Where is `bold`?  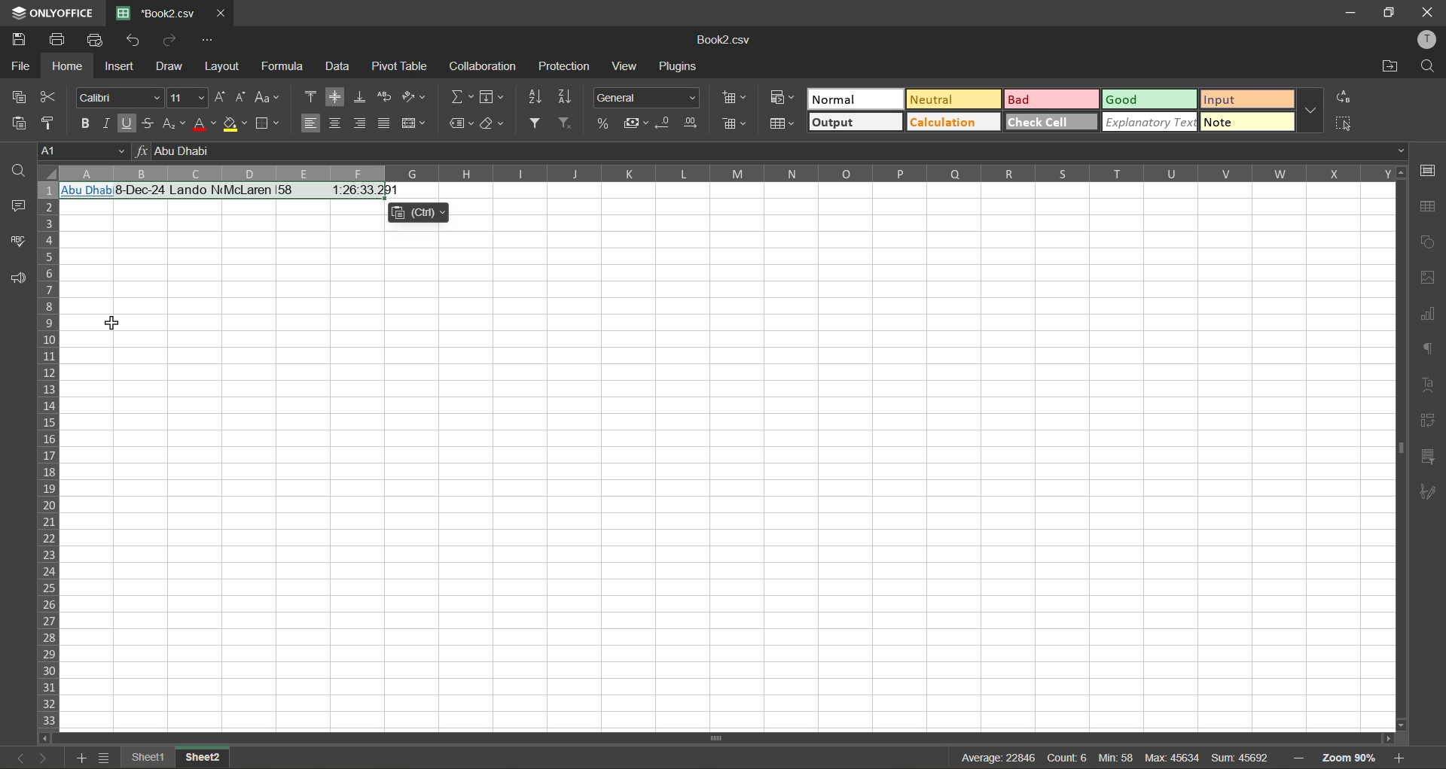
bold is located at coordinates (81, 121).